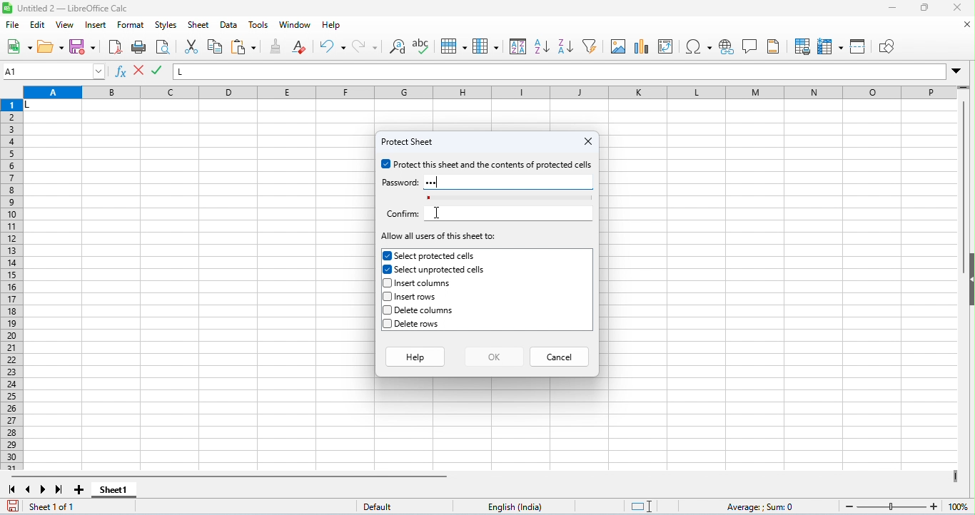 This screenshot has width=975, height=515. What do you see at coordinates (804, 46) in the screenshot?
I see `define print preview` at bounding box center [804, 46].